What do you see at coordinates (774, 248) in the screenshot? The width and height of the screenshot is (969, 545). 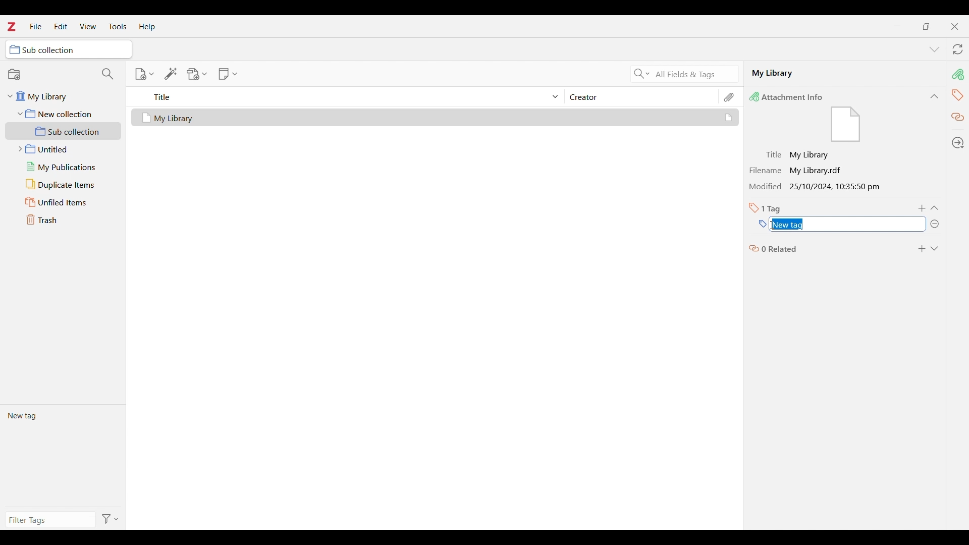 I see `0 related` at bounding box center [774, 248].